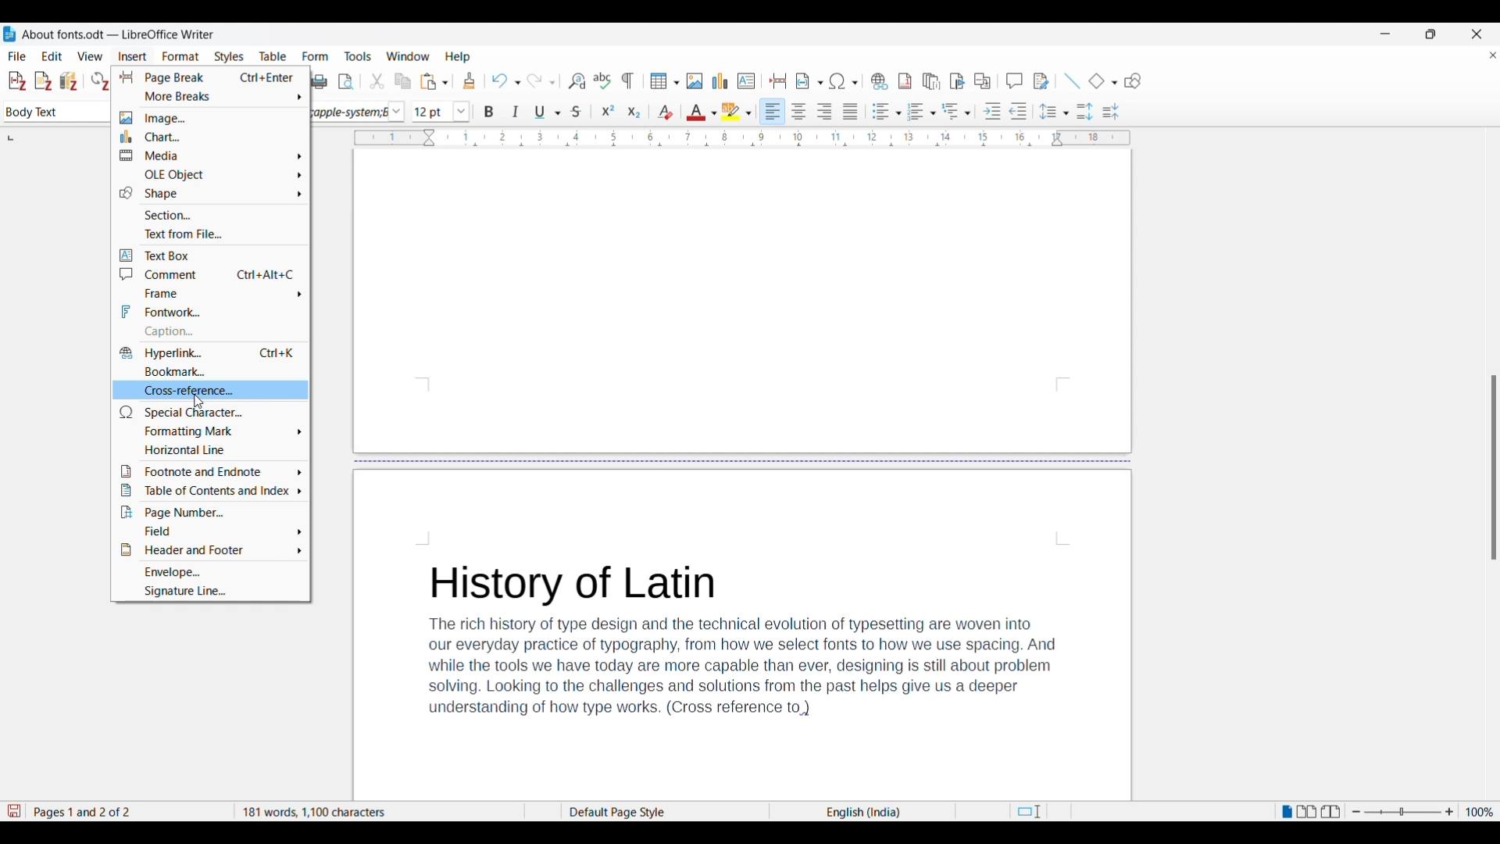 This screenshot has width=1500, height=844. Describe the element at coordinates (577, 80) in the screenshot. I see `Find and replace` at that location.